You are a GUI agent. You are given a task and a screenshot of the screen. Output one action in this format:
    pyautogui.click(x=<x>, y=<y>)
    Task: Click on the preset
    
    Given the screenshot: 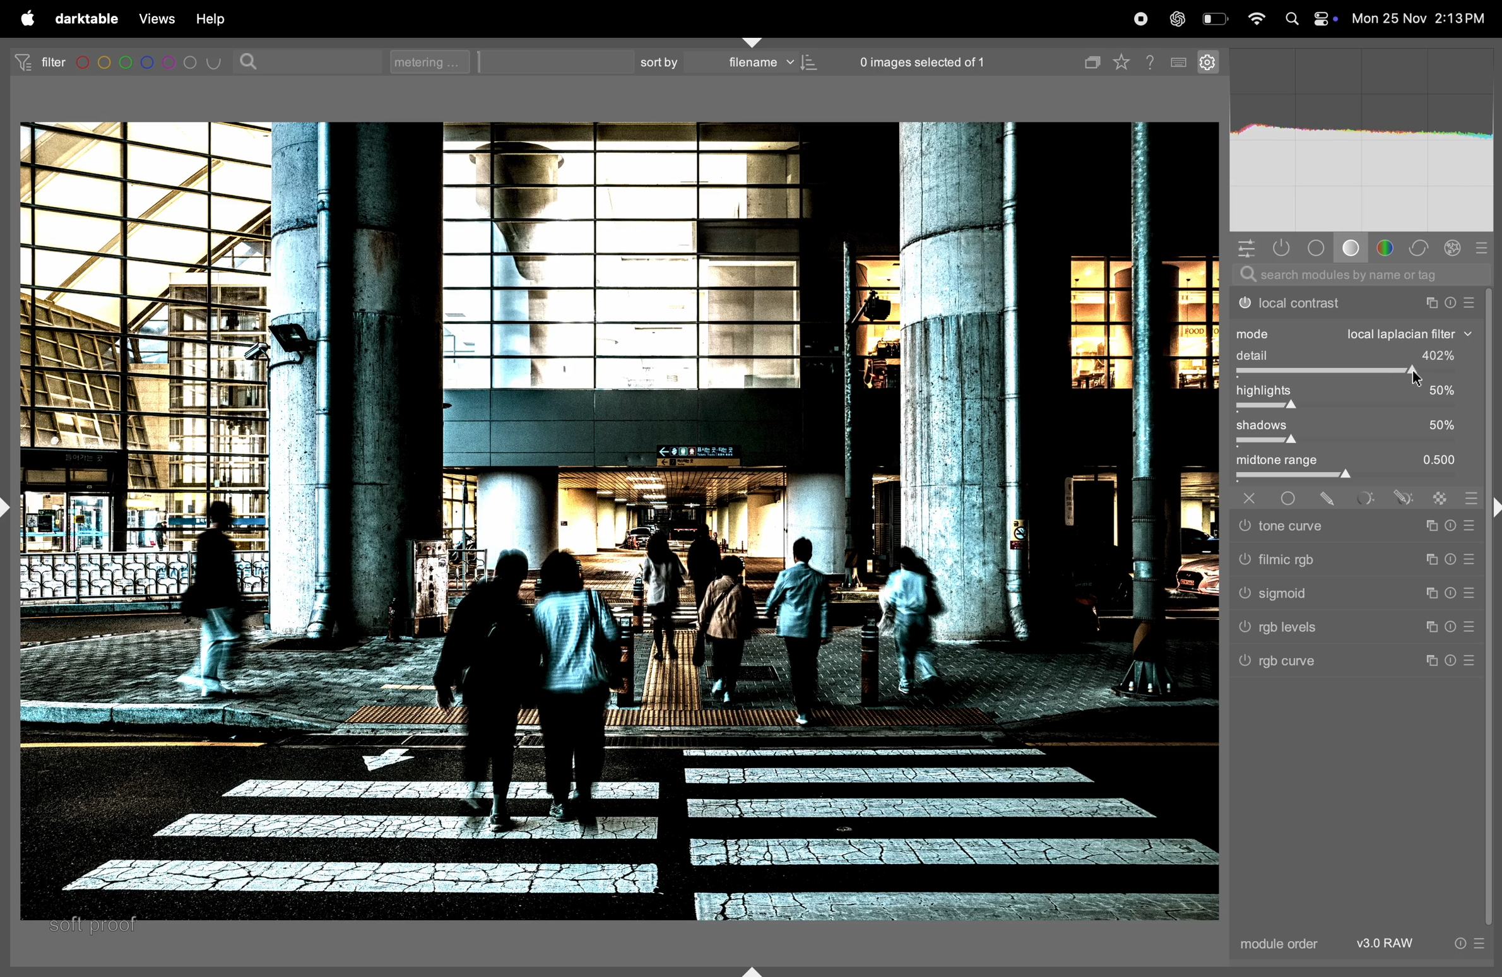 What is the action you would take?
    pyautogui.click(x=1470, y=524)
    